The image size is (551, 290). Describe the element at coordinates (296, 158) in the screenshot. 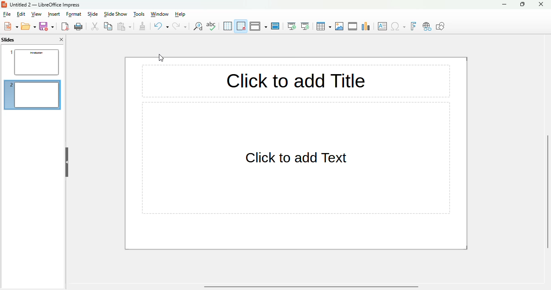

I see `click to add text` at that location.